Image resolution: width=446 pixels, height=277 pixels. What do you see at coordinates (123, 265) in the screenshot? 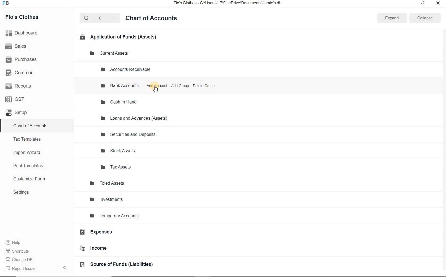
I see `Source of Funds (Liabilities)` at bounding box center [123, 265].